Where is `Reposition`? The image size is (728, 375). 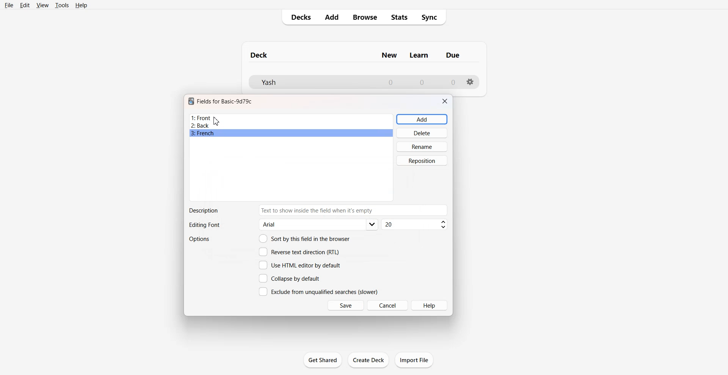 Reposition is located at coordinates (422, 161).